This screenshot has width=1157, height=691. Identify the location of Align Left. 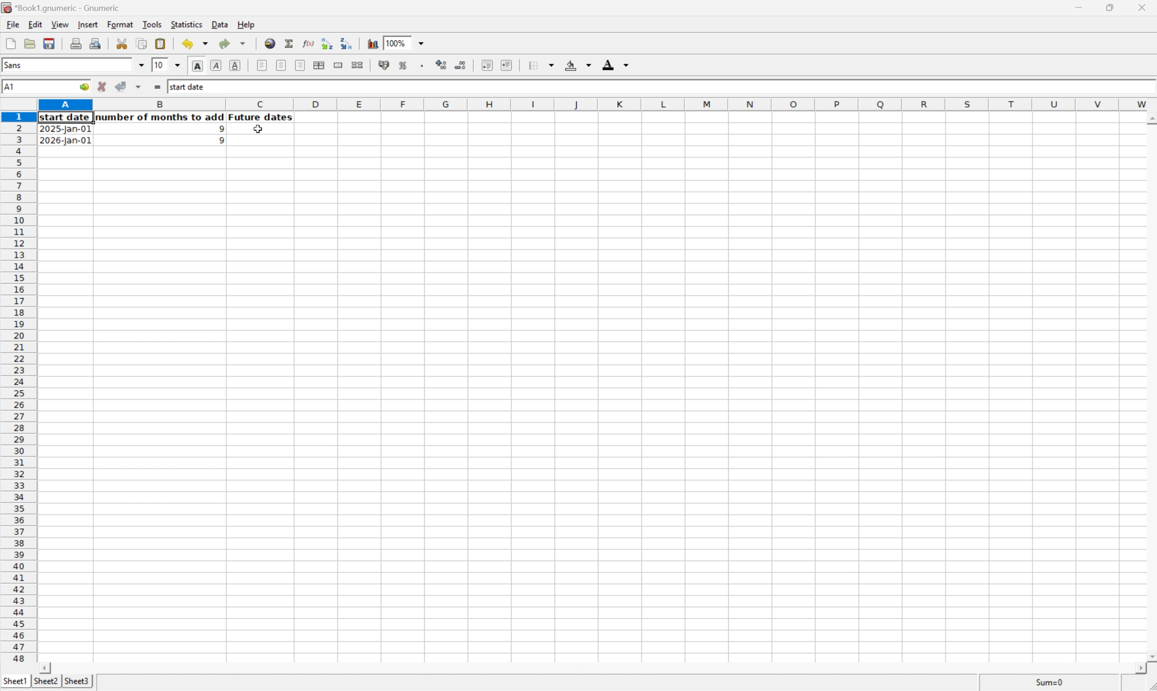
(261, 65).